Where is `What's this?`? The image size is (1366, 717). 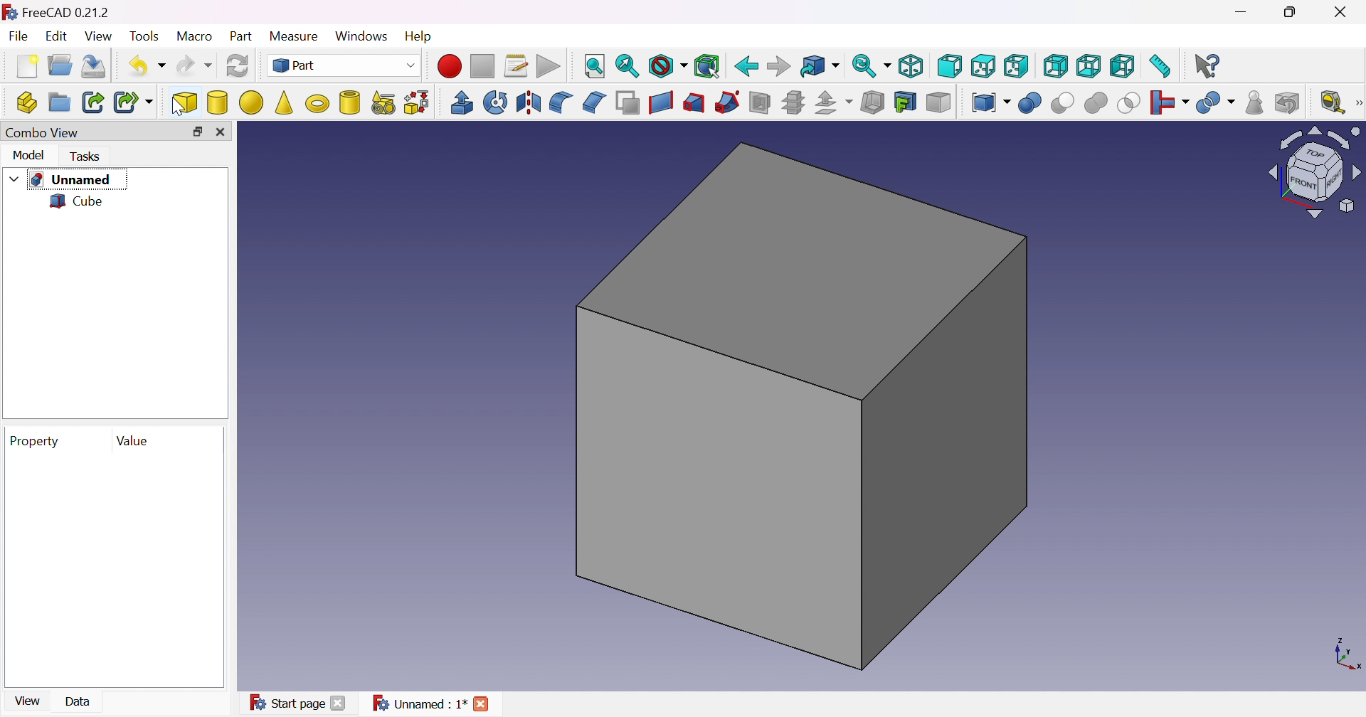
What's this? is located at coordinates (1208, 65).